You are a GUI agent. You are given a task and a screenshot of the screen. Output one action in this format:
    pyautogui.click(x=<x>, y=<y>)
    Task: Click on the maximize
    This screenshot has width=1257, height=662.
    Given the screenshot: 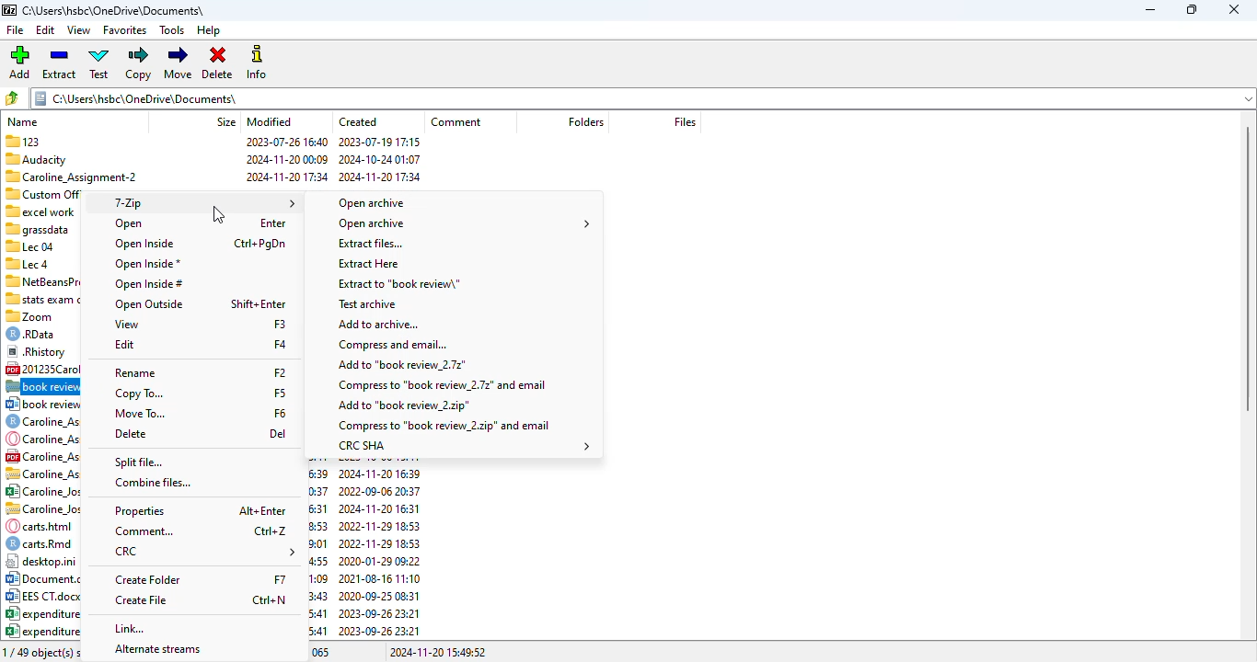 What is the action you would take?
    pyautogui.click(x=1191, y=10)
    